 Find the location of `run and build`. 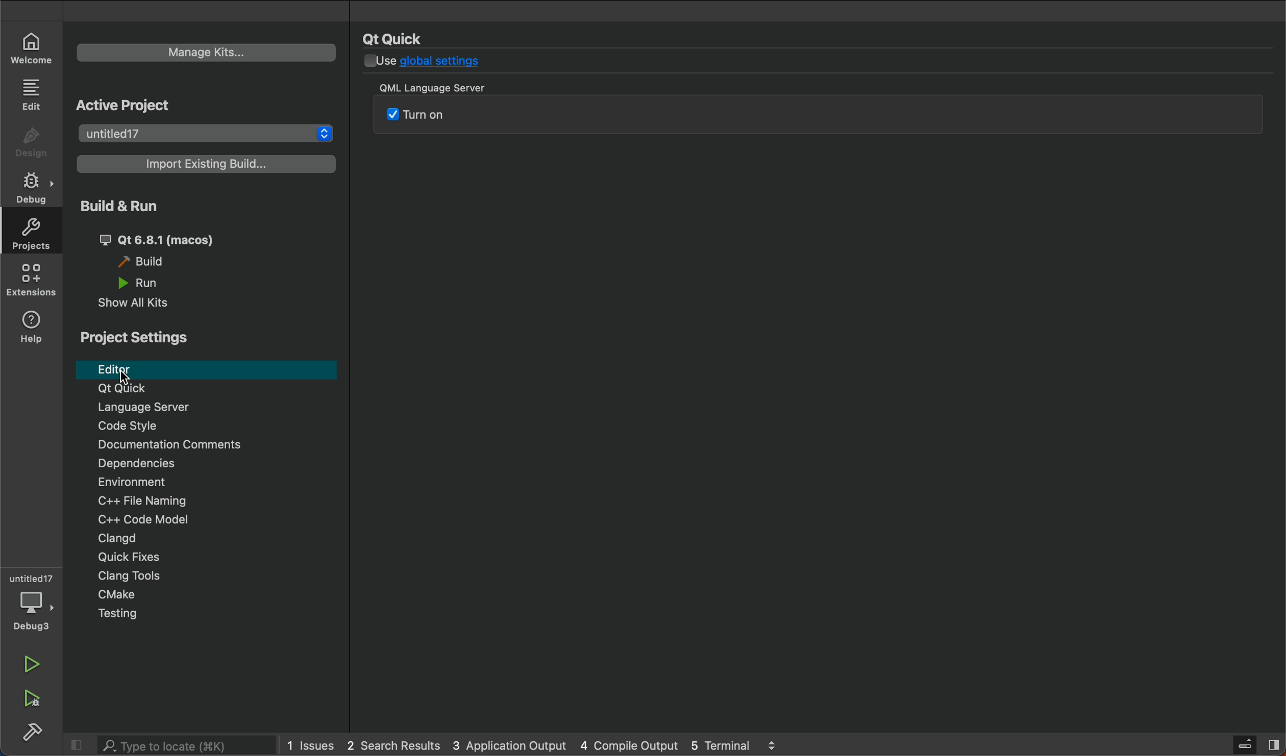

run and build is located at coordinates (35, 700).